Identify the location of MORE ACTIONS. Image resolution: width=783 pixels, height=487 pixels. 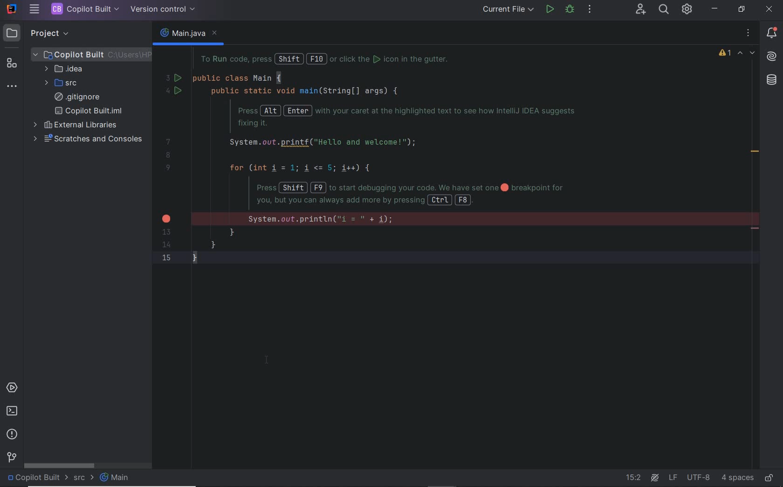
(590, 10).